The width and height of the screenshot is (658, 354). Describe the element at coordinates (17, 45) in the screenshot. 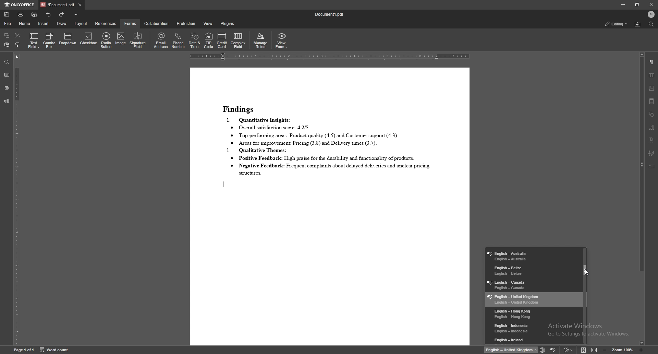

I see `copy style` at that location.